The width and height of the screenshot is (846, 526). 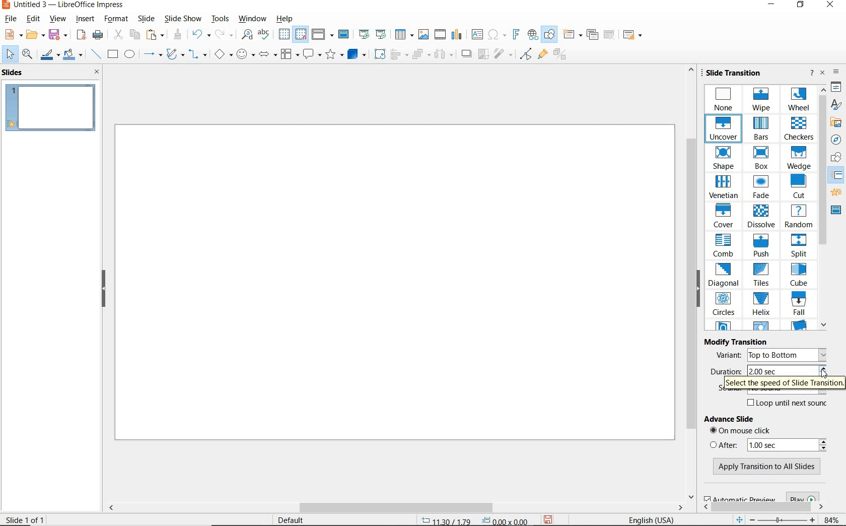 What do you see at coordinates (562, 55) in the screenshot?
I see `TOGGLE EXTRUSION` at bounding box center [562, 55].